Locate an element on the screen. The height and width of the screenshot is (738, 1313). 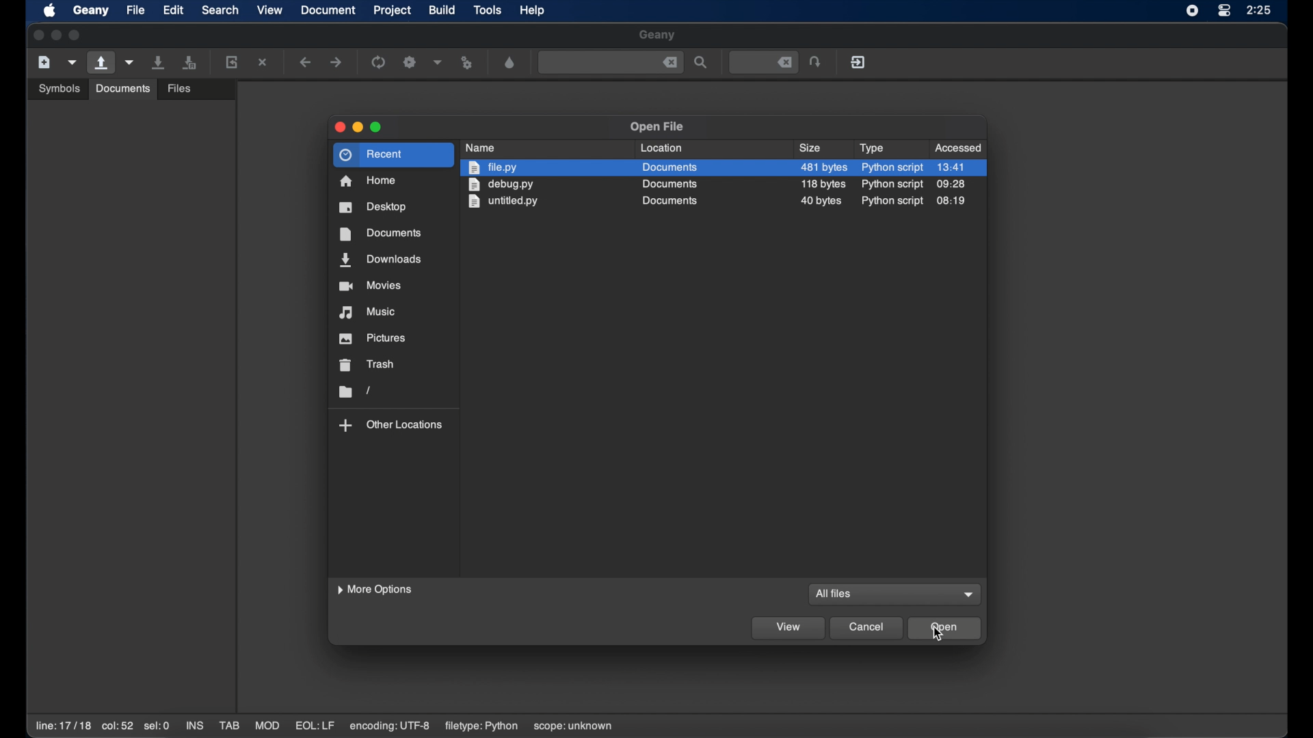
build is located at coordinates (442, 10).